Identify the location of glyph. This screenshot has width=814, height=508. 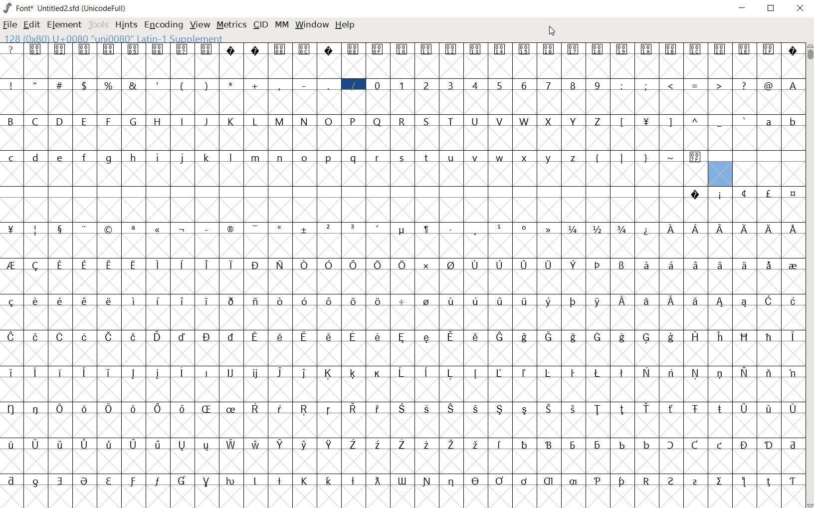
(229, 229).